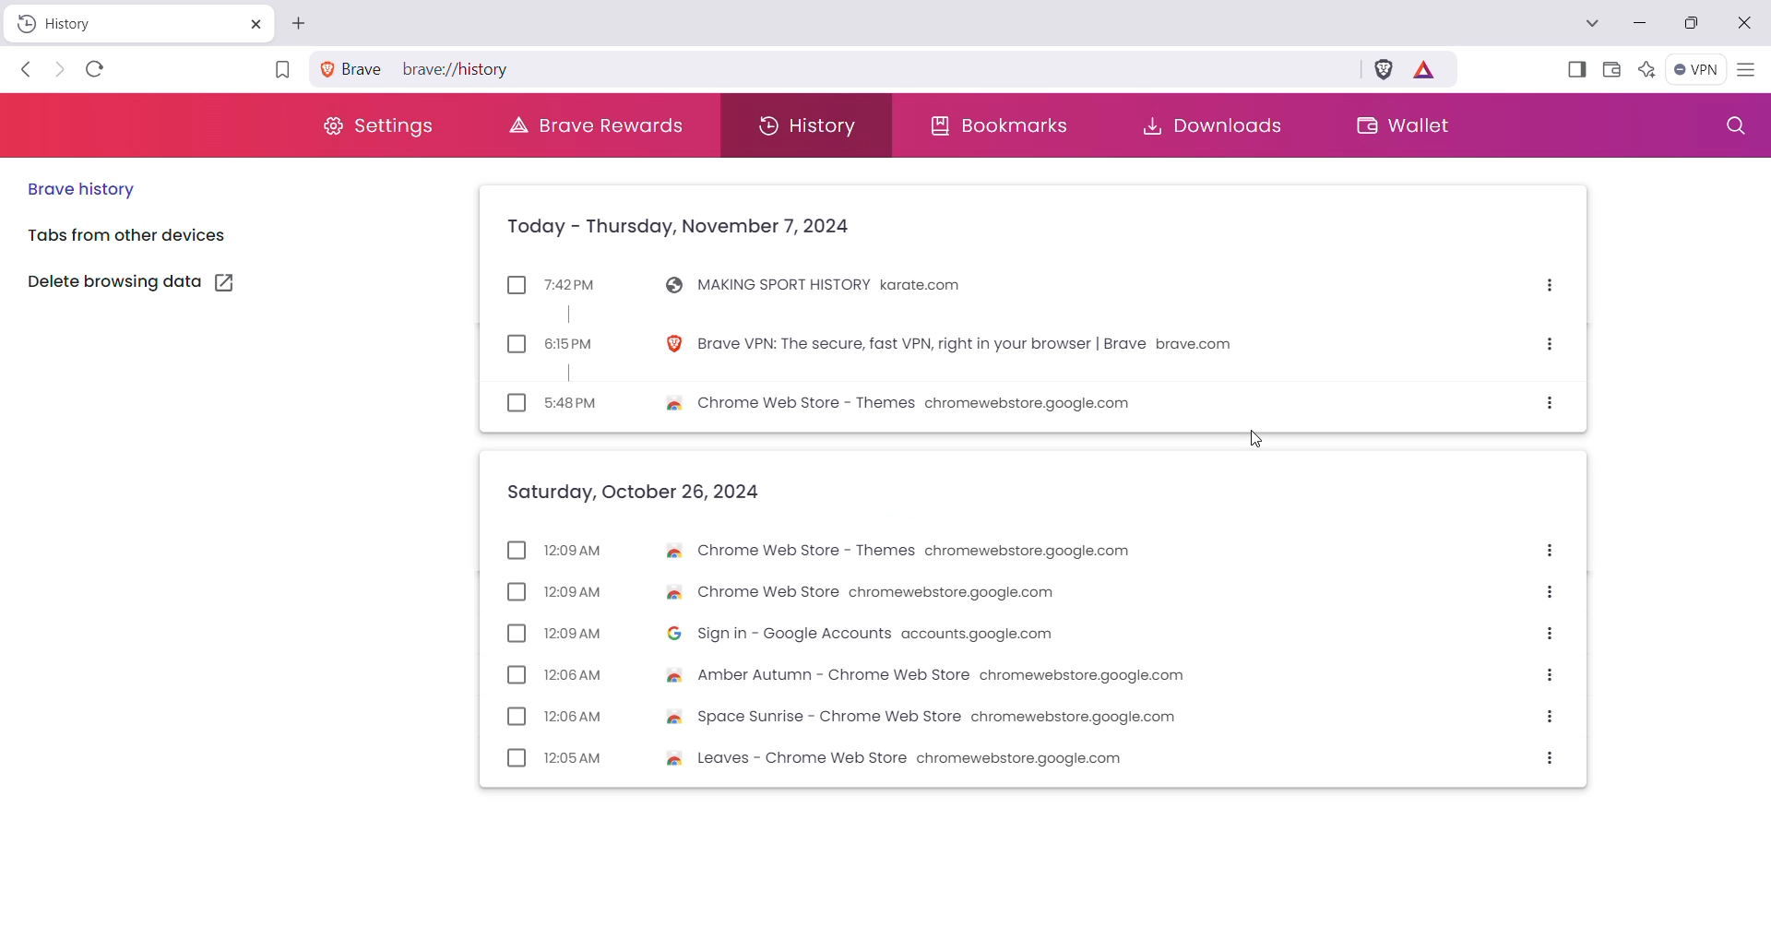  What do you see at coordinates (511, 758) in the screenshot?
I see `checkbox` at bounding box center [511, 758].